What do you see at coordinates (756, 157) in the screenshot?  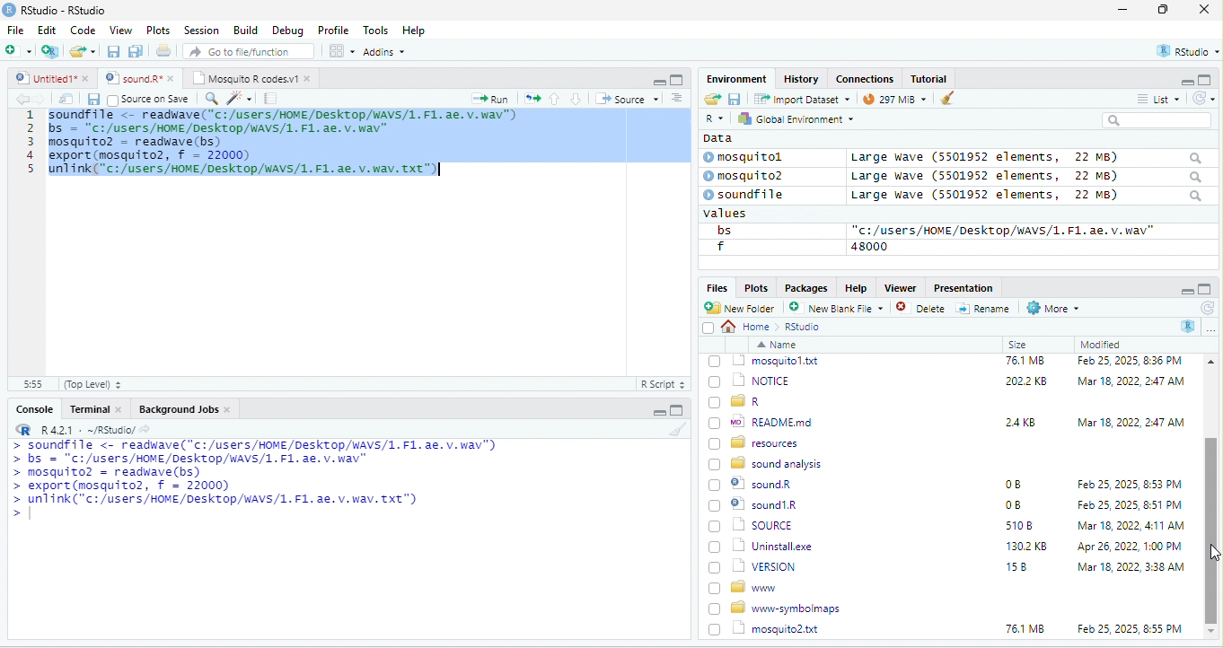 I see `© mosquitol` at bounding box center [756, 157].